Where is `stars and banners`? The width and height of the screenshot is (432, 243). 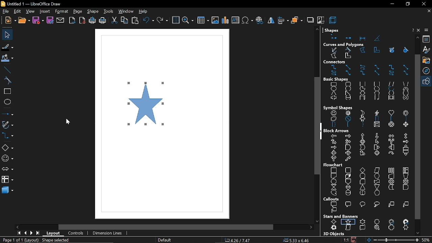
stars and banners is located at coordinates (341, 216).